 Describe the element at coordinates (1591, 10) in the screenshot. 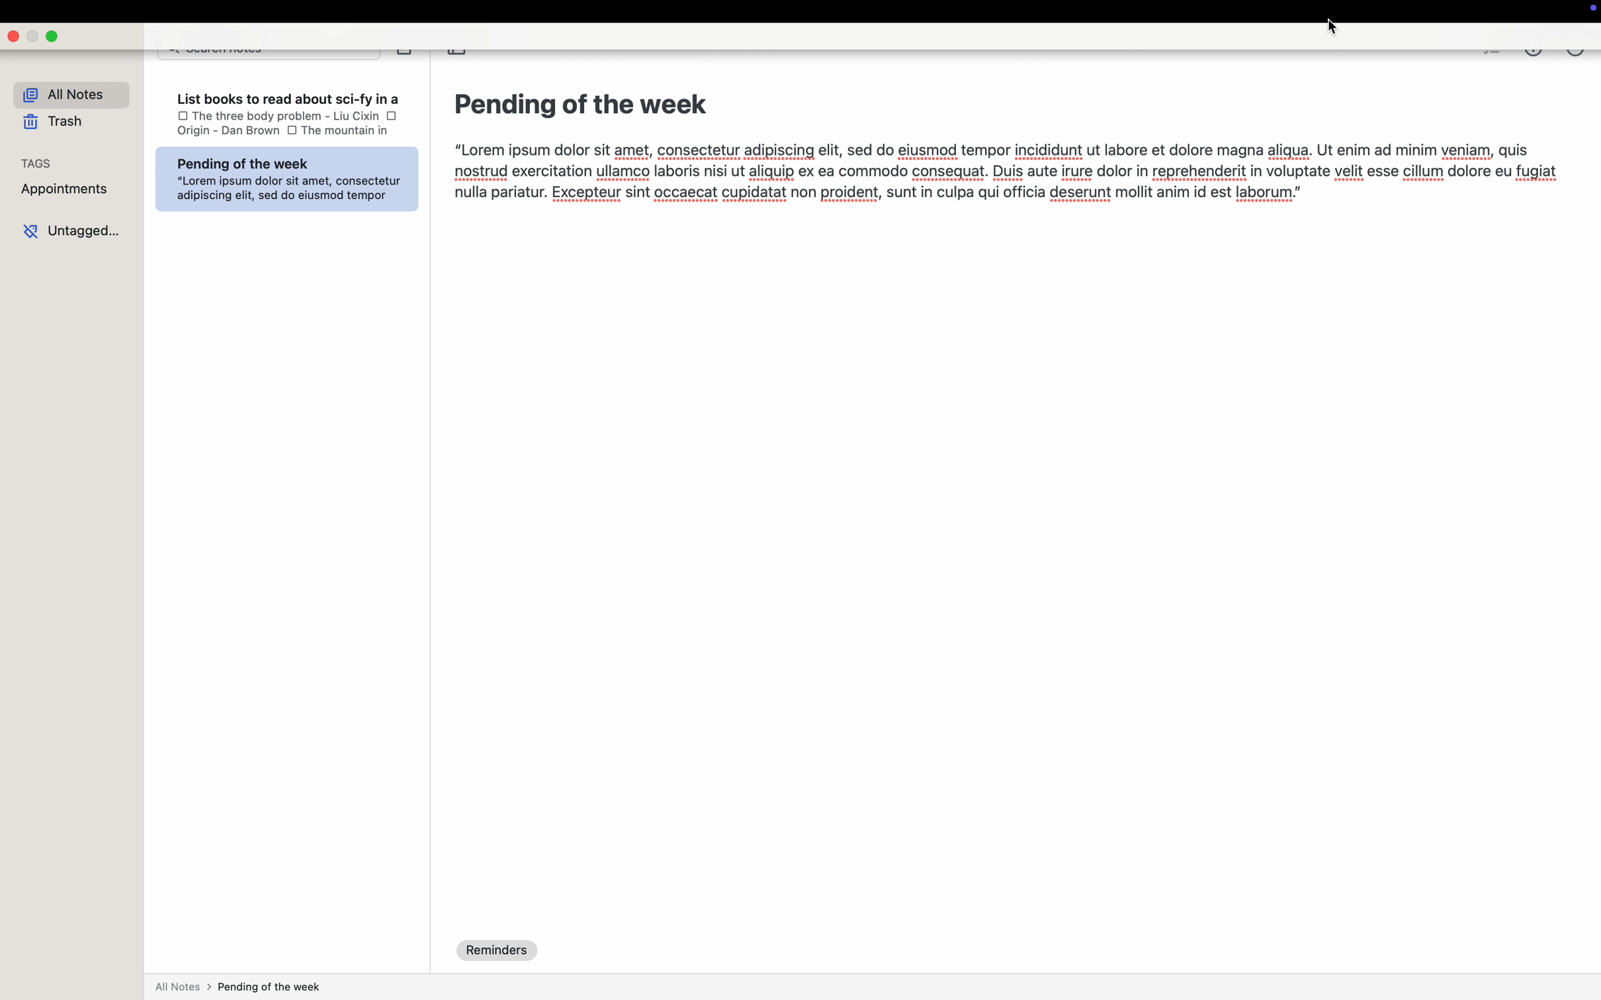

I see `recoding` at that location.